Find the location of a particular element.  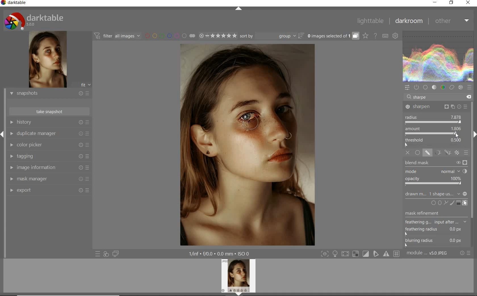

history is located at coordinates (49, 122).